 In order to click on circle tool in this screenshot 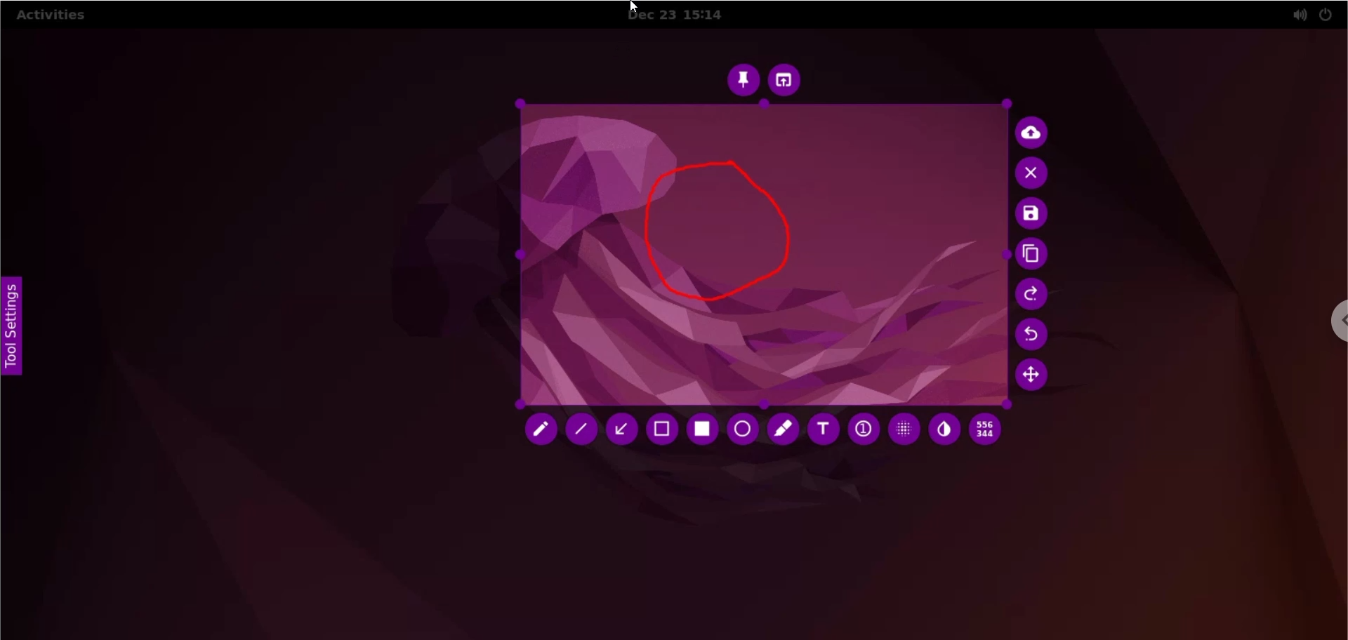, I will do `click(742, 429)`.